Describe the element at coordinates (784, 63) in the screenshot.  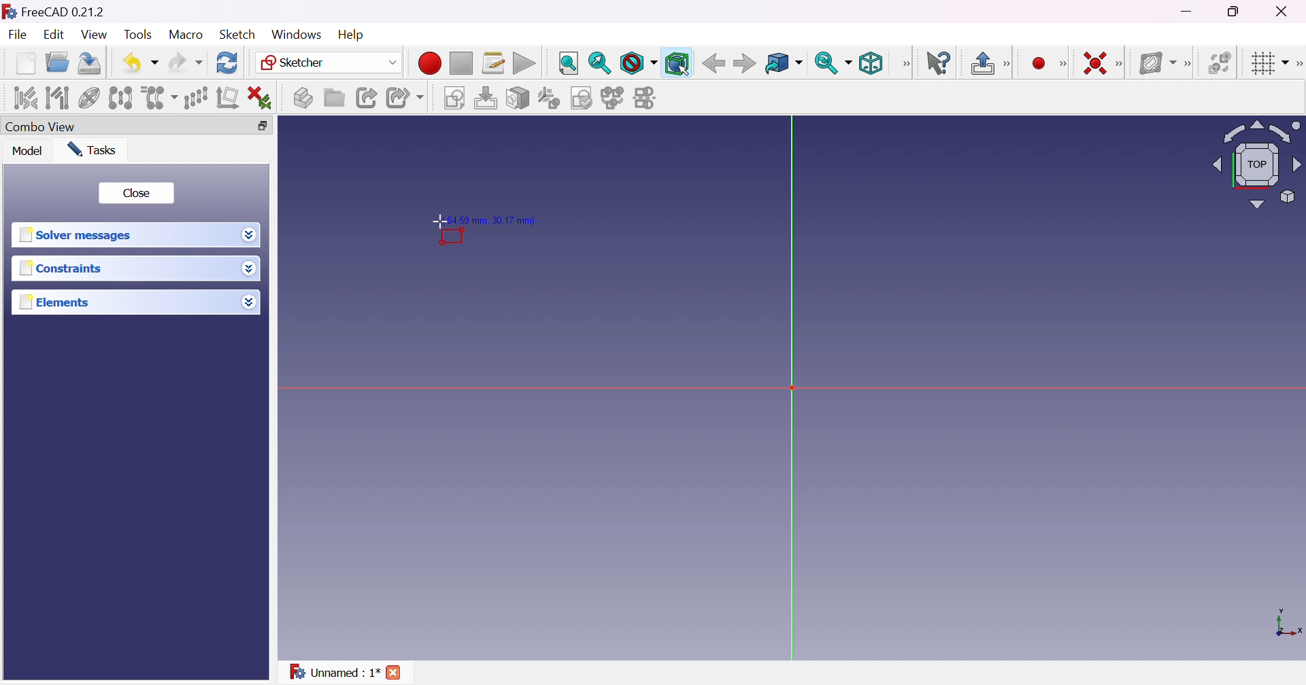
I see `Go to linked object` at that location.